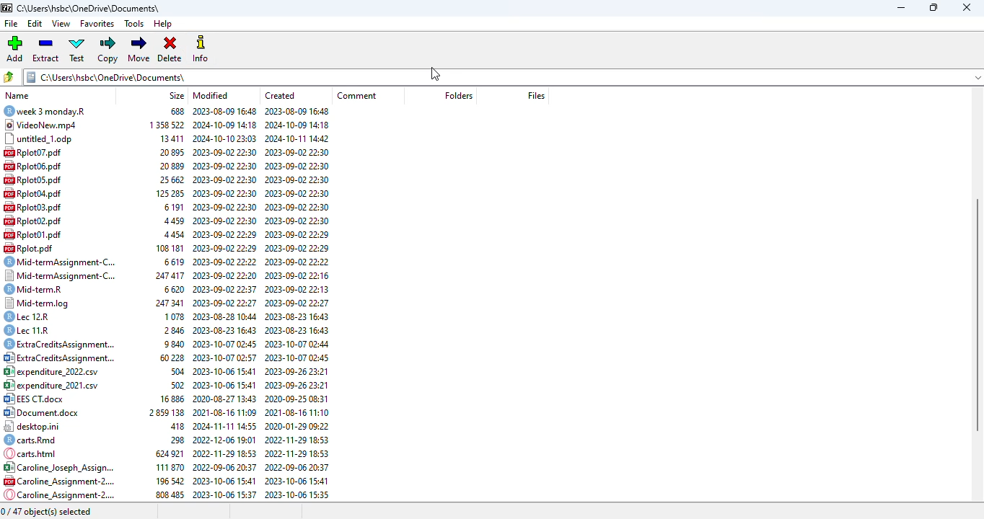 Image resolution: width=984 pixels, height=519 pixels. I want to click on add, so click(14, 49).